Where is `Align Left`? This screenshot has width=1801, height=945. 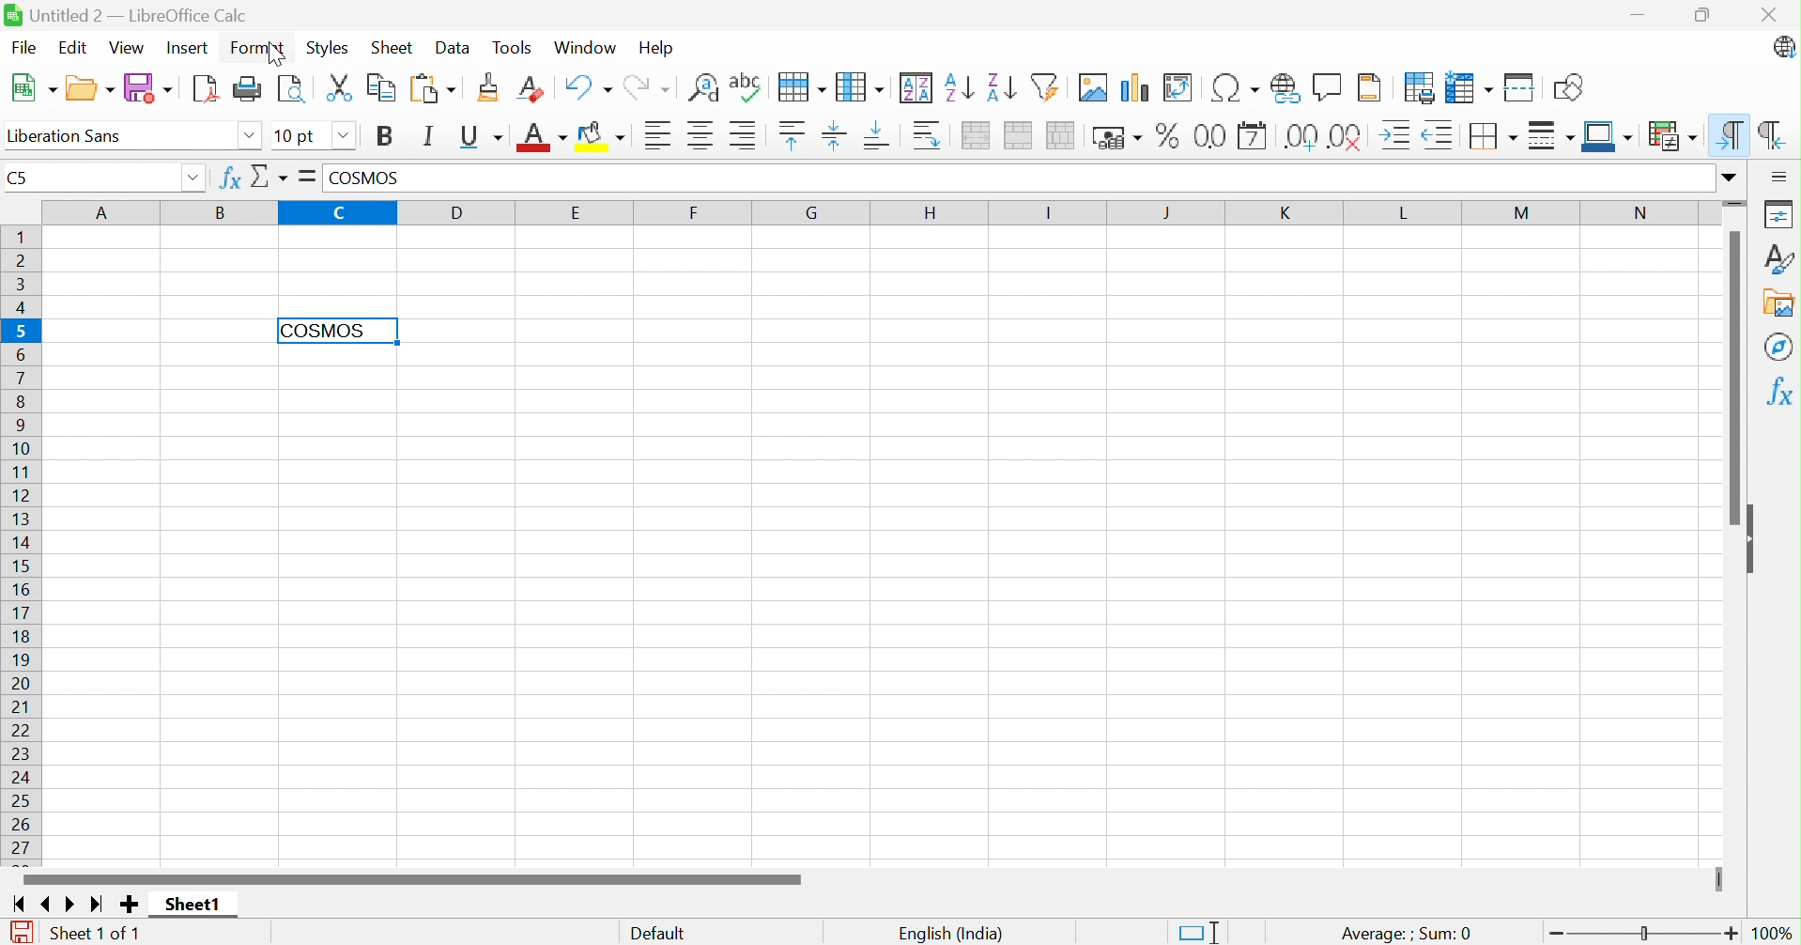 Align Left is located at coordinates (658, 136).